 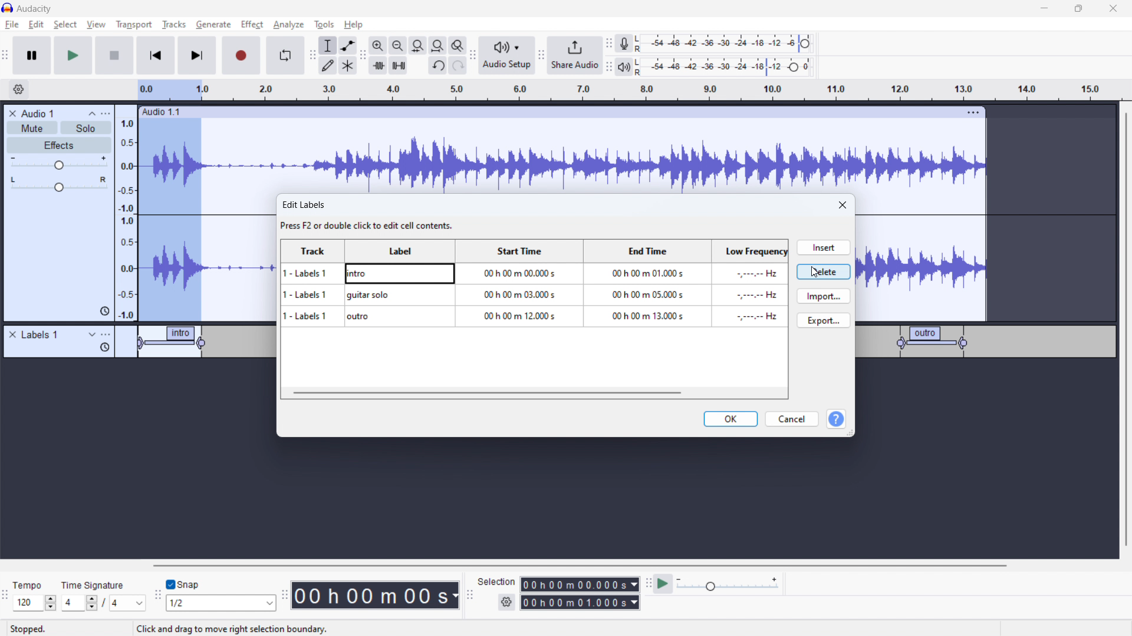 I want to click on select, so click(x=65, y=24).